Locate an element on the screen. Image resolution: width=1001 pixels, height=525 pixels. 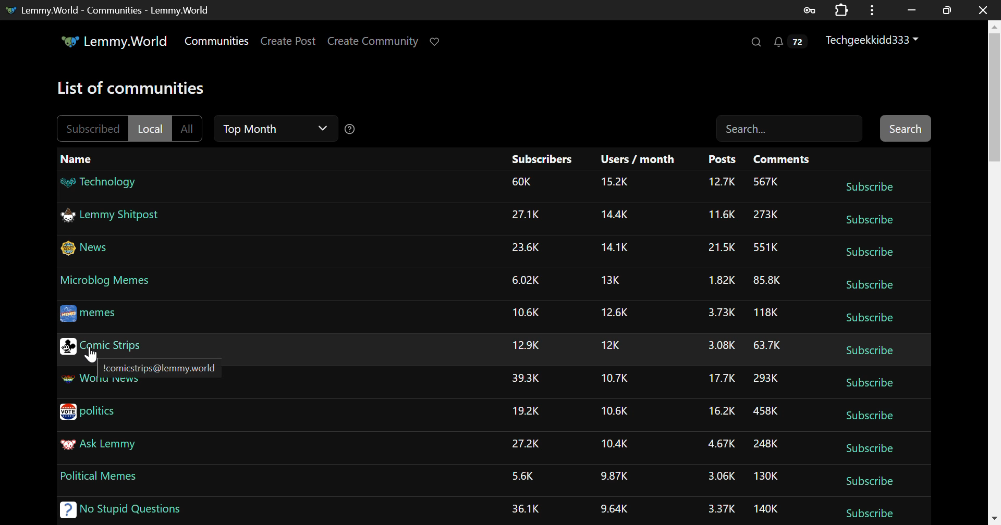
memes is located at coordinates (93, 314).